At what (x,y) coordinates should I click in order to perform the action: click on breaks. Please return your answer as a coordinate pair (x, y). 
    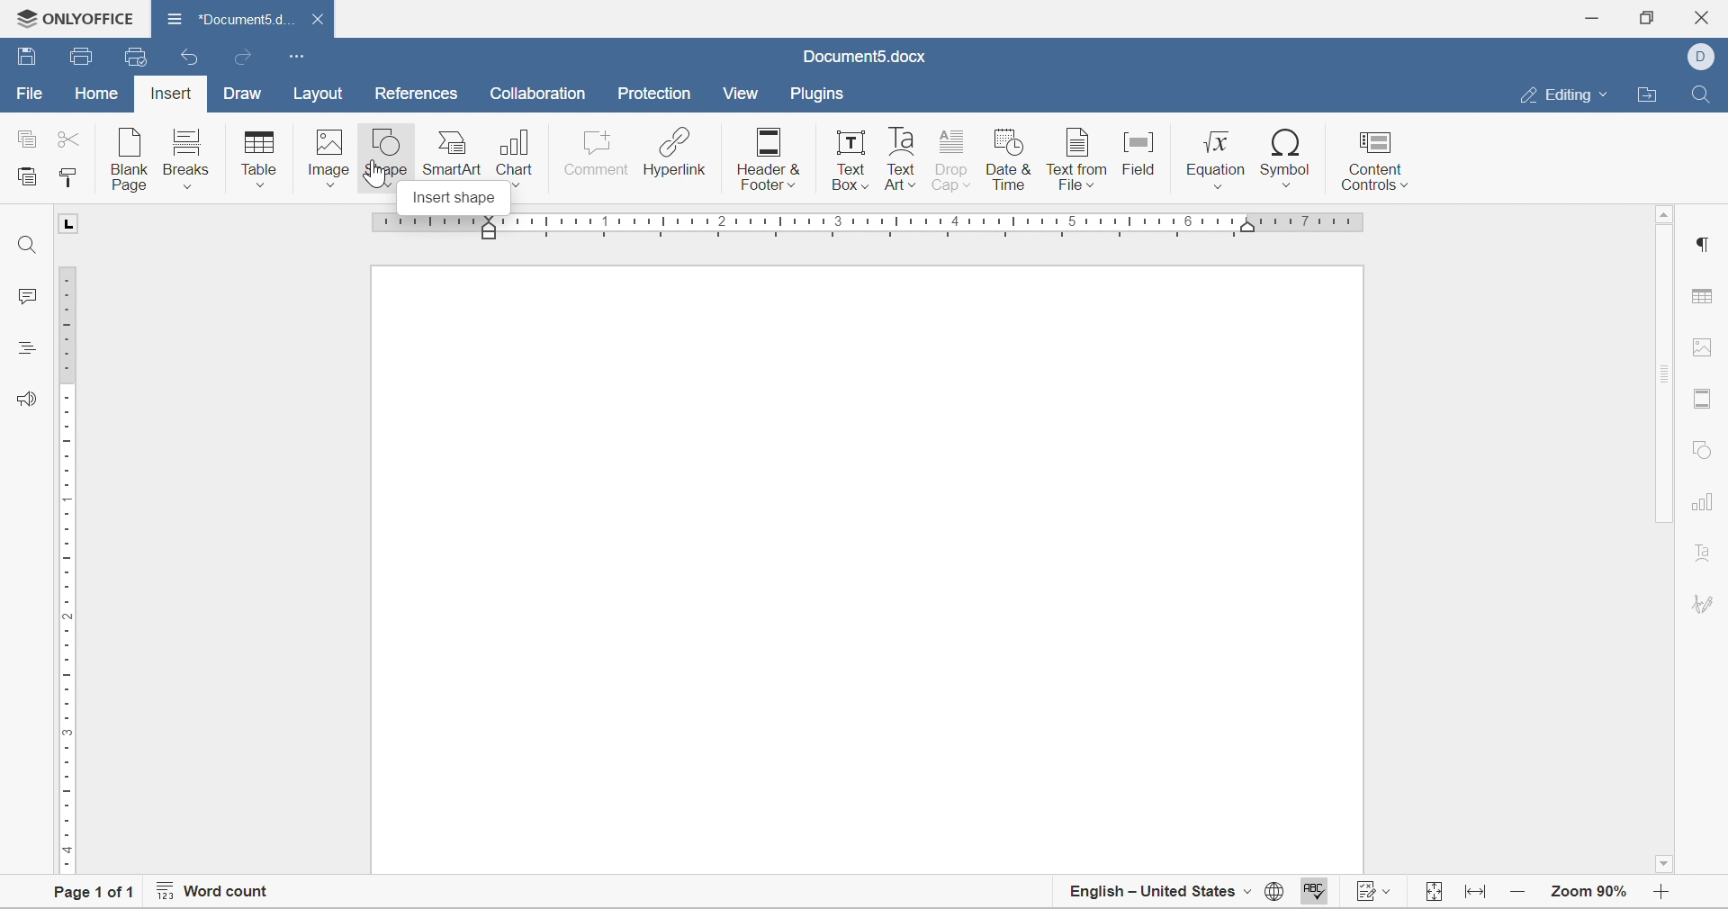
    Looking at the image, I should click on (190, 155).